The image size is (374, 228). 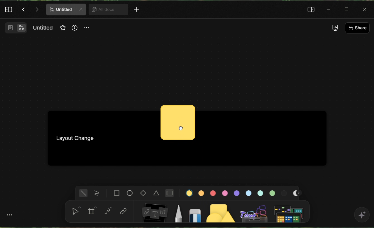 What do you see at coordinates (365, 9) in the screenshot?
I see `Close` at bounding box center [365, 9].